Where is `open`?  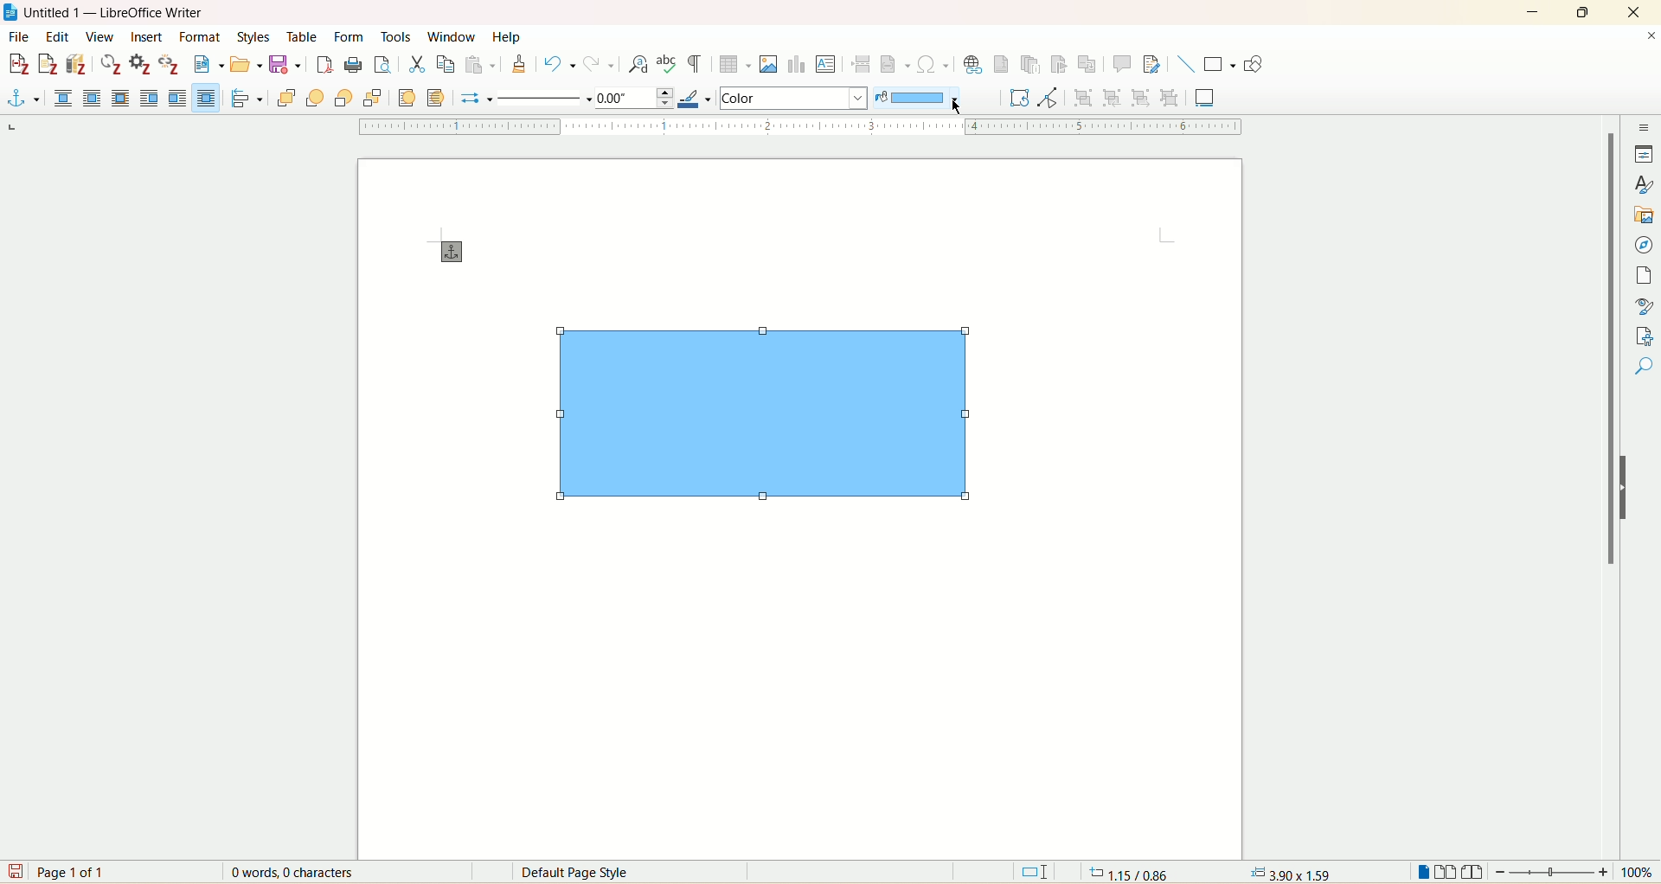
open is located at coordinates (245, 65).